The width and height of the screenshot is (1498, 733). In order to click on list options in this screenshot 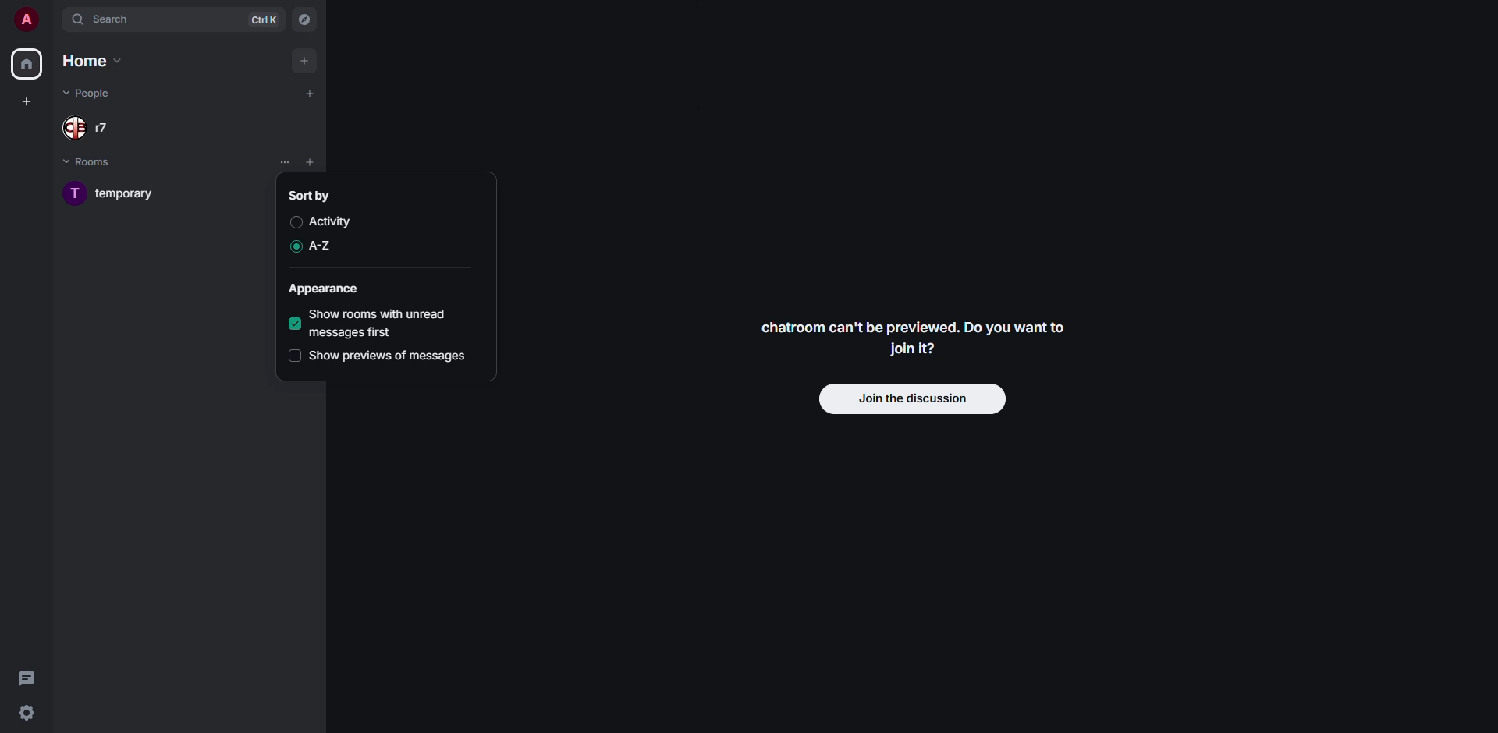, I will do `click(286, 161)`.